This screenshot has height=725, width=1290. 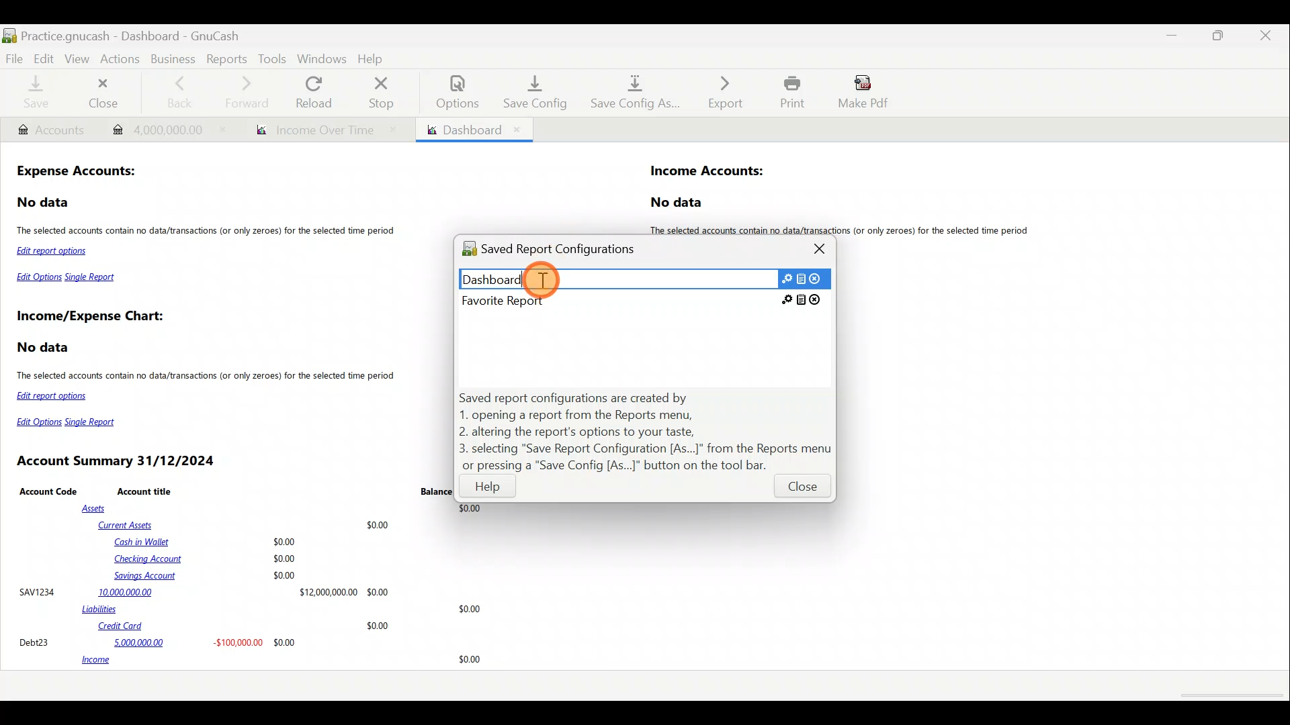 I want to click on scroll, so click(x=1230, y=696).